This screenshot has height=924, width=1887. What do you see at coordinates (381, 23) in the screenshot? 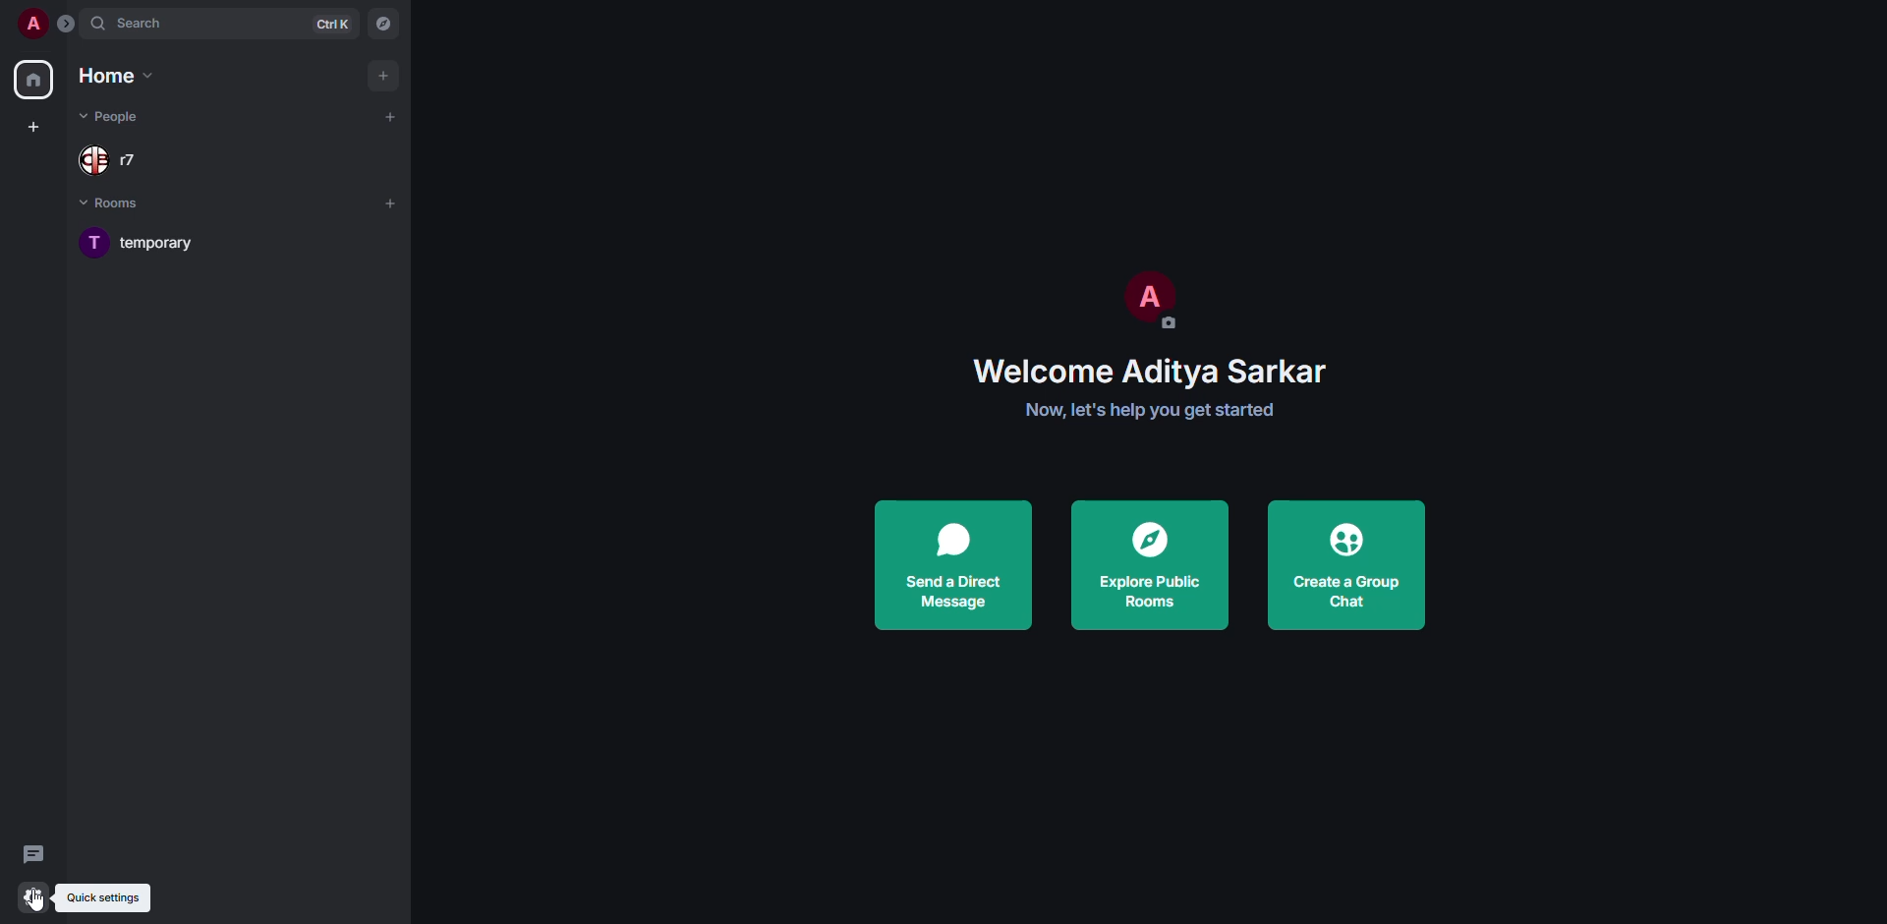
I see `navigator` at bounding box center [381, 23].